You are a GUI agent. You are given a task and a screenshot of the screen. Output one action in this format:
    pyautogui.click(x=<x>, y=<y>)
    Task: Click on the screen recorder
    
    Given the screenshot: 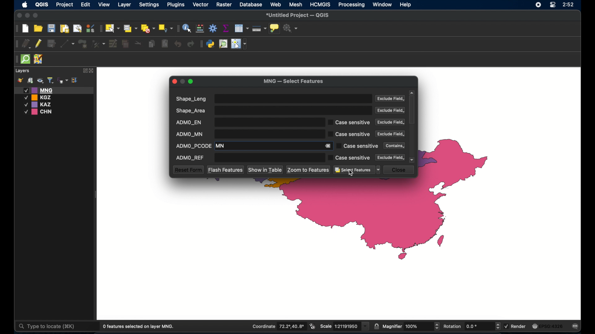 What is the action you would take?
    pyautogui.click(x=538, y=4)
    